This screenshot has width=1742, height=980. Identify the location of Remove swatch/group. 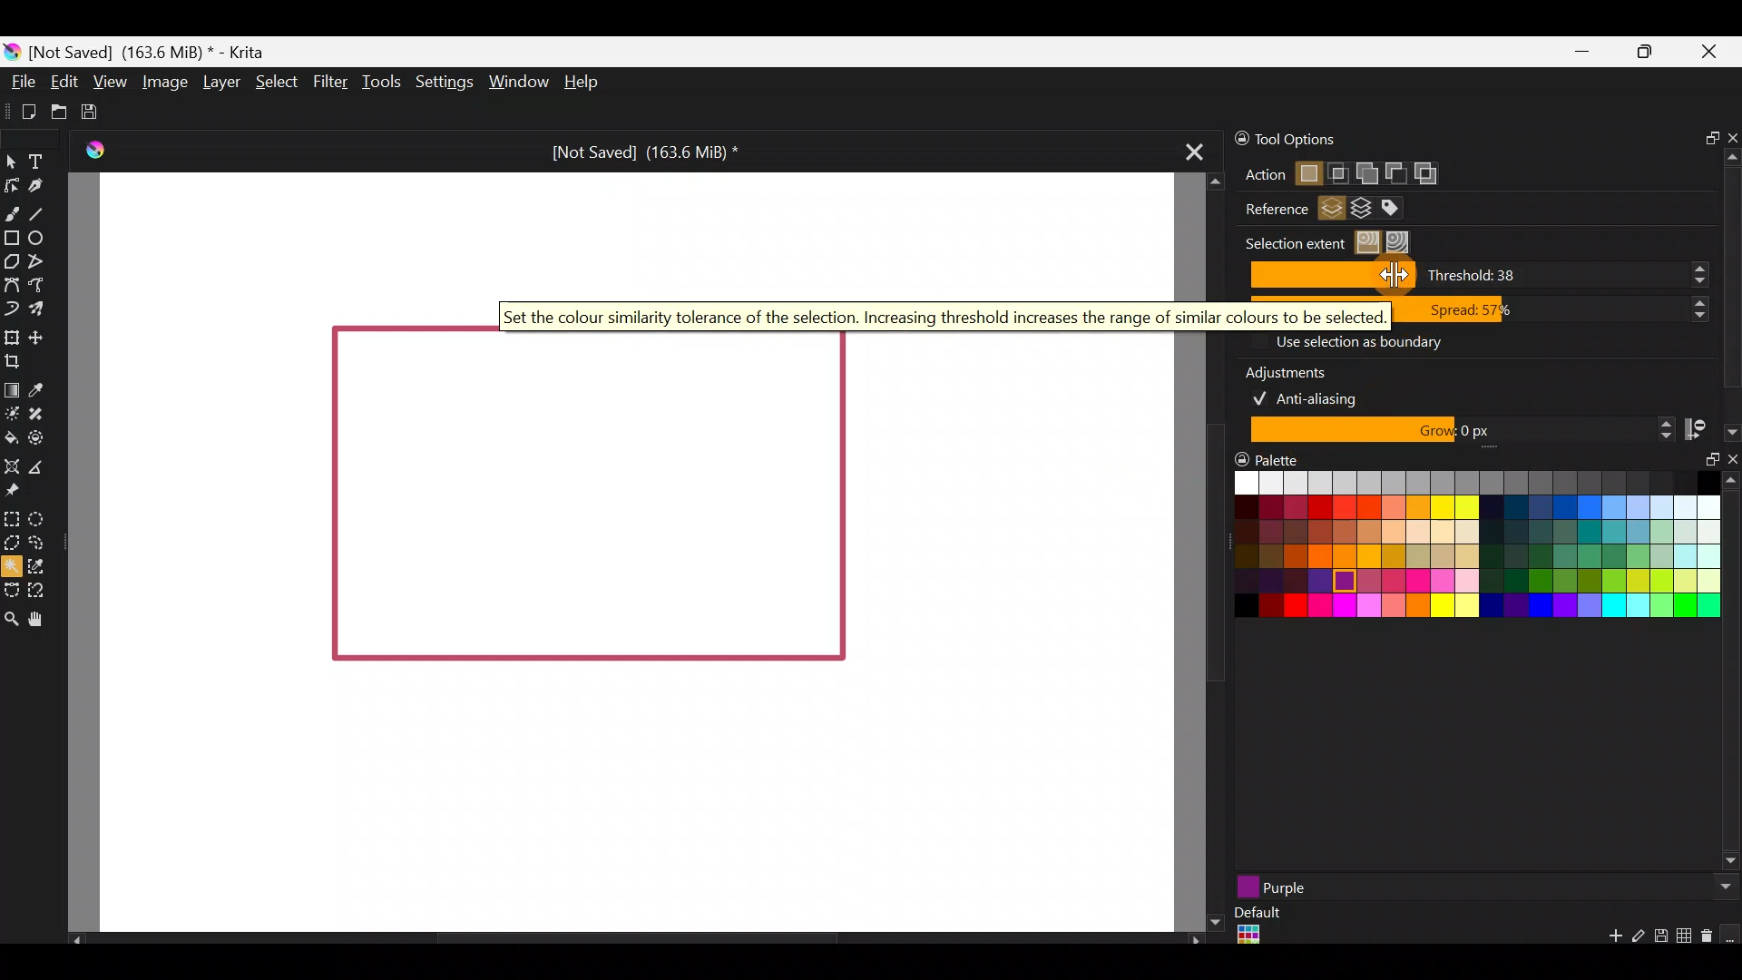
(1710, 942).